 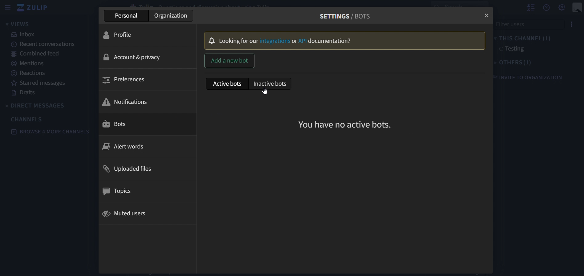 What do you see at coordinates (19, 24) in the screenshot?
I see `views` at bounding box center [19, 24].